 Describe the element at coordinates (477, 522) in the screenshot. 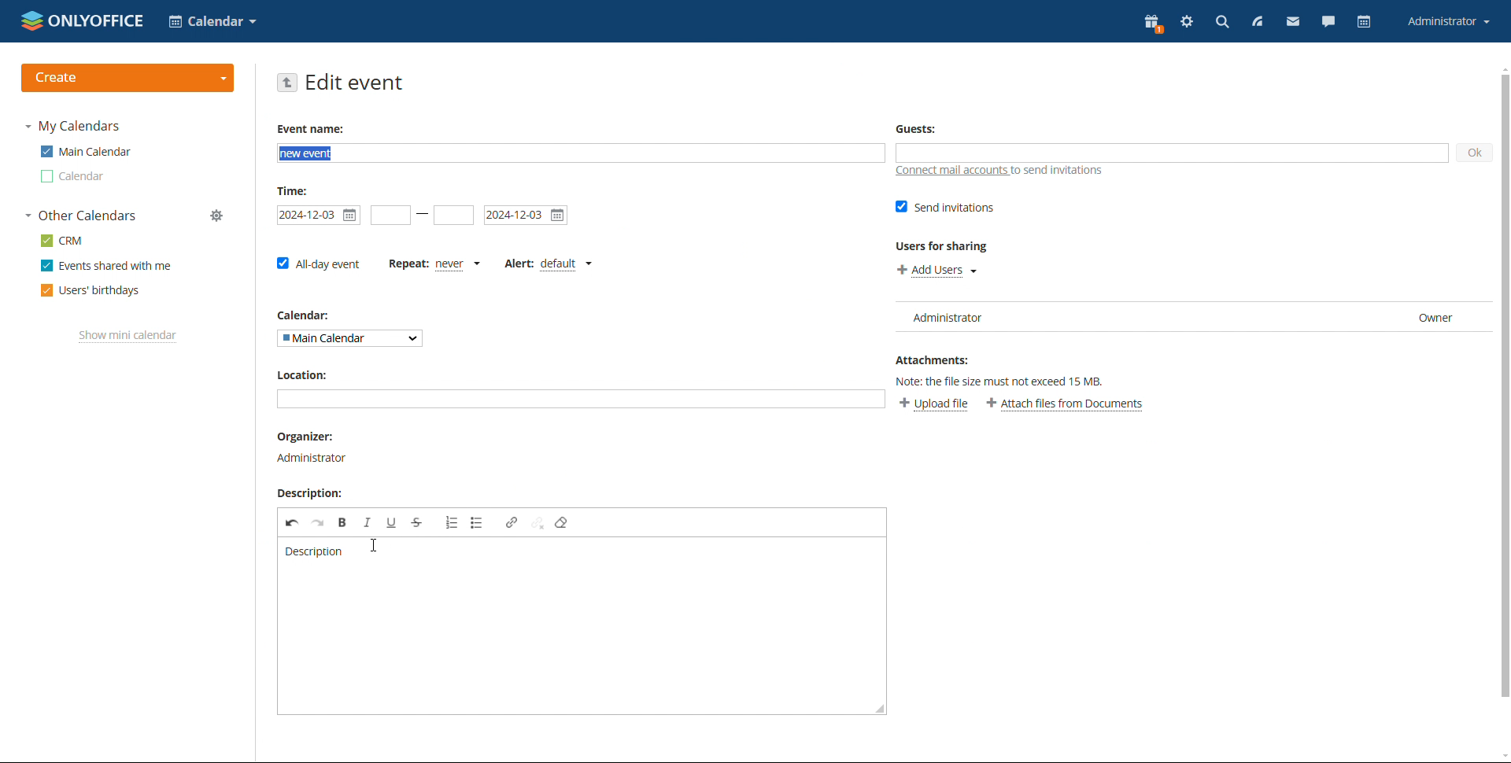

I see `insert/remove bulleted list` at that location.